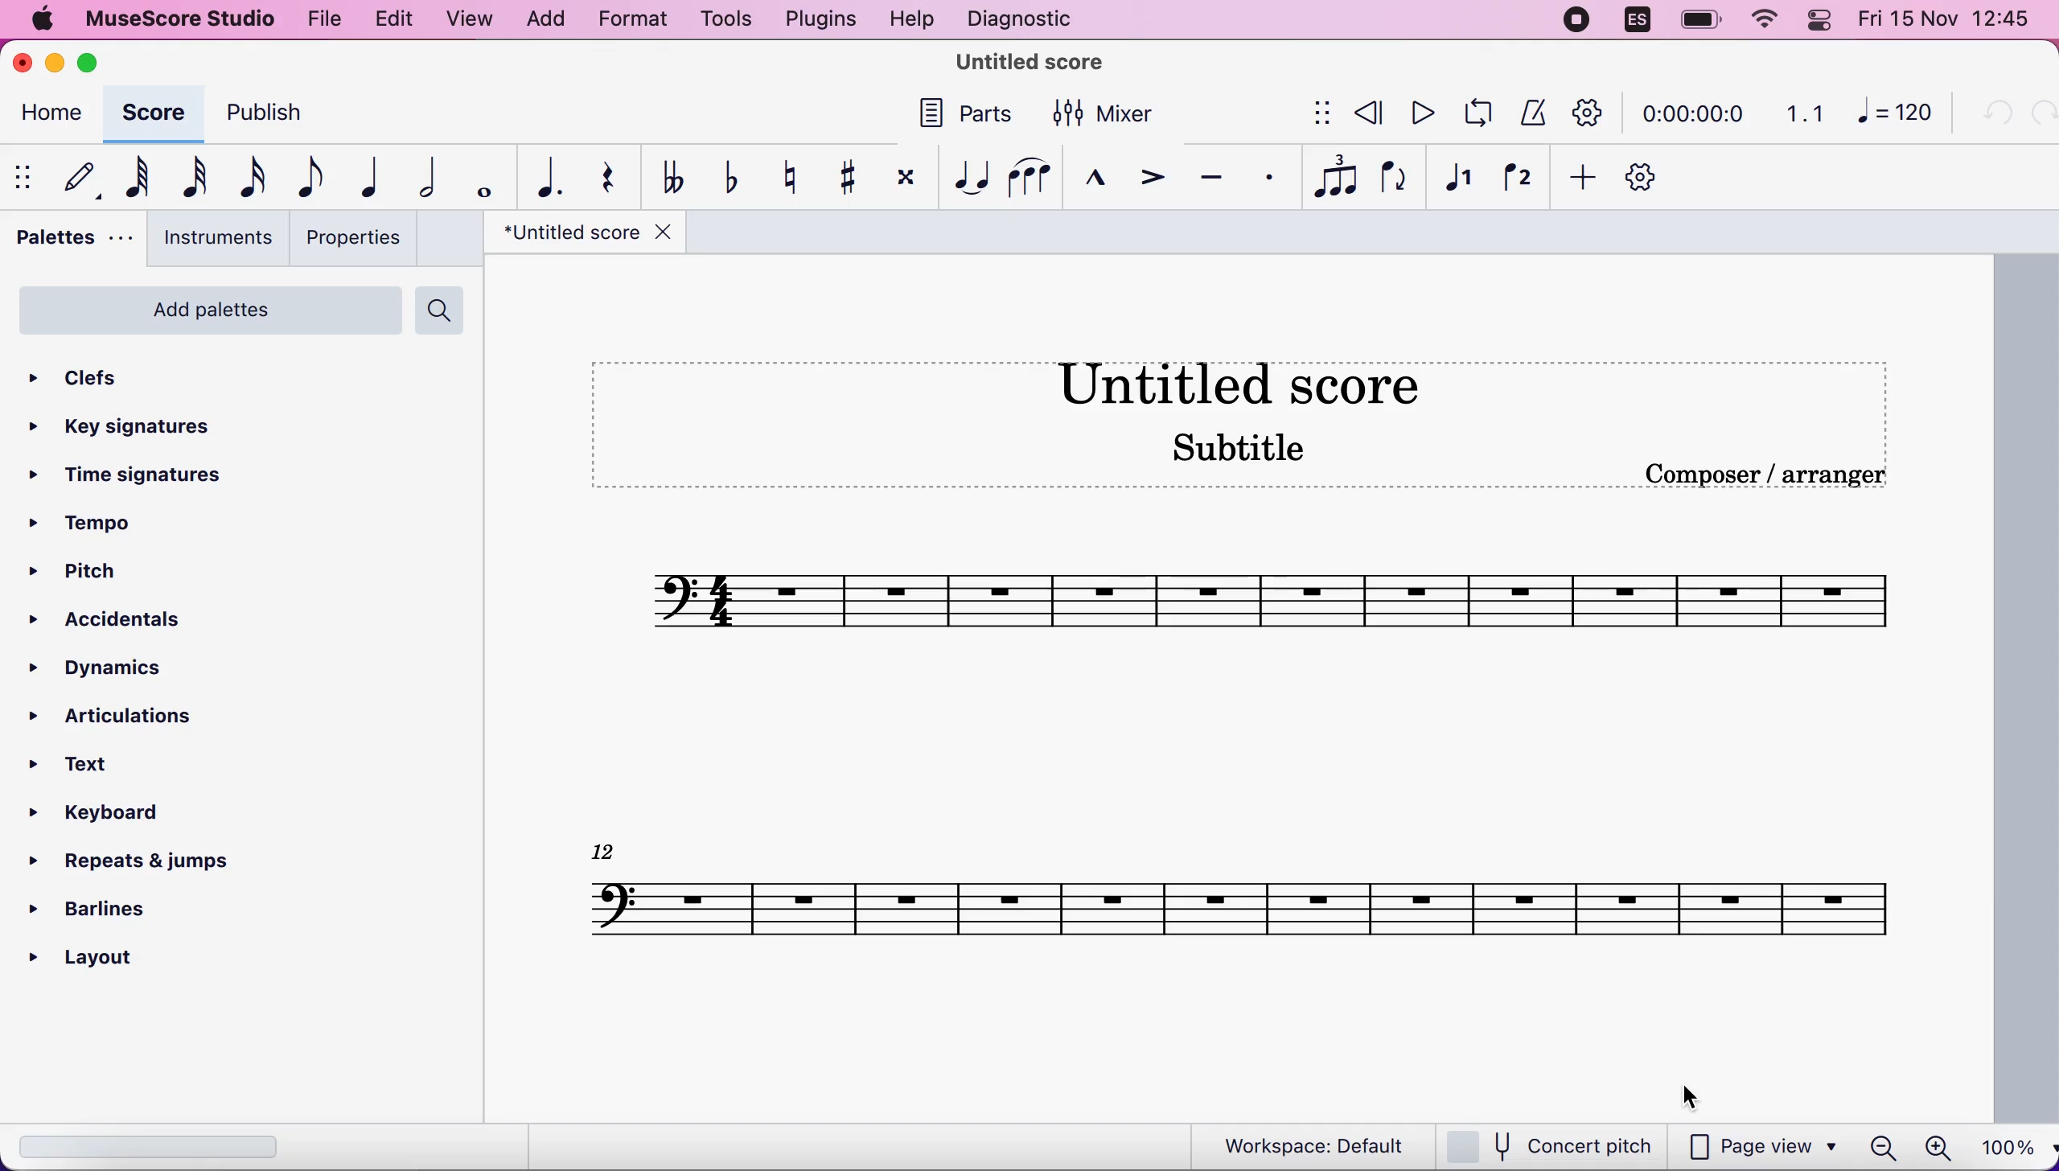 This screenshot has width=2059, height=1171. What do you see at coordinates (468, 19) in the screenshot?
I see `view` at bounding box center [468, 19].